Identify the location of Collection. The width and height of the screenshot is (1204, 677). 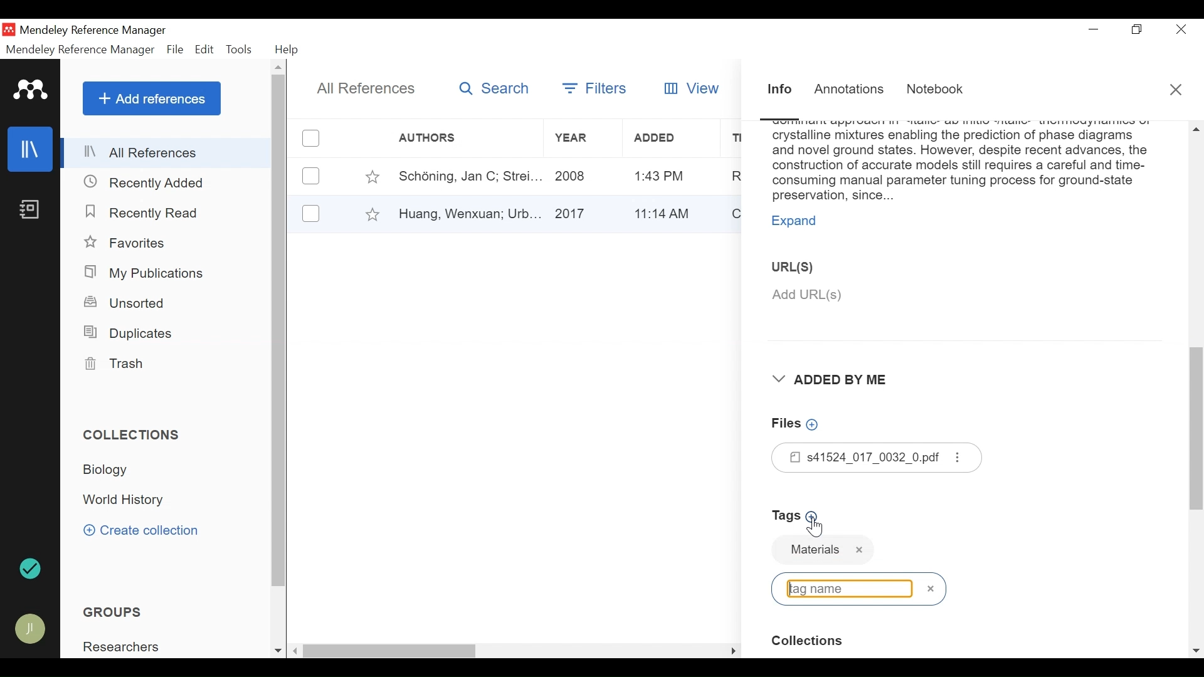
(125, 501).